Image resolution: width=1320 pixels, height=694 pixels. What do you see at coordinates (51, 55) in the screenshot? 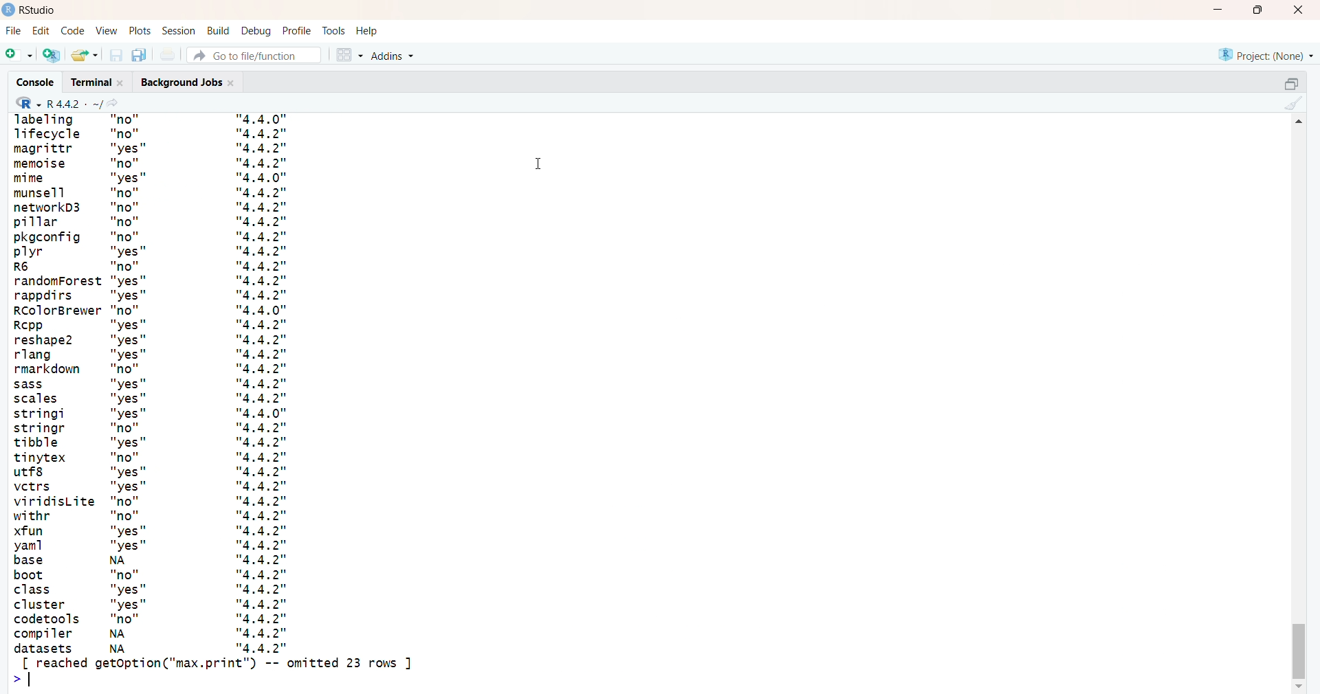
I see `create a project` at bounding box center [51, 55].